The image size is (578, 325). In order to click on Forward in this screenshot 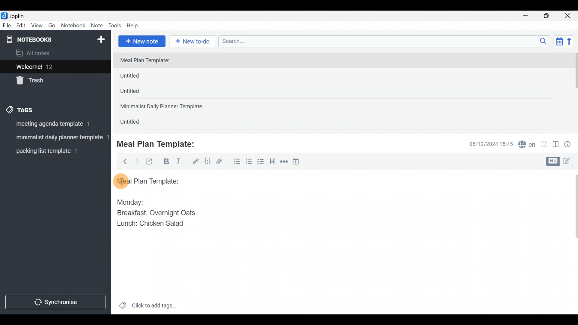, I will do `click(137, 161)`.